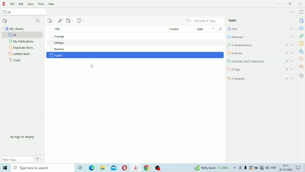 This screenshot has width=305, height=172. Describe the element at coordinates (5, 20) in the screenshot. I see `New collection` at that location.